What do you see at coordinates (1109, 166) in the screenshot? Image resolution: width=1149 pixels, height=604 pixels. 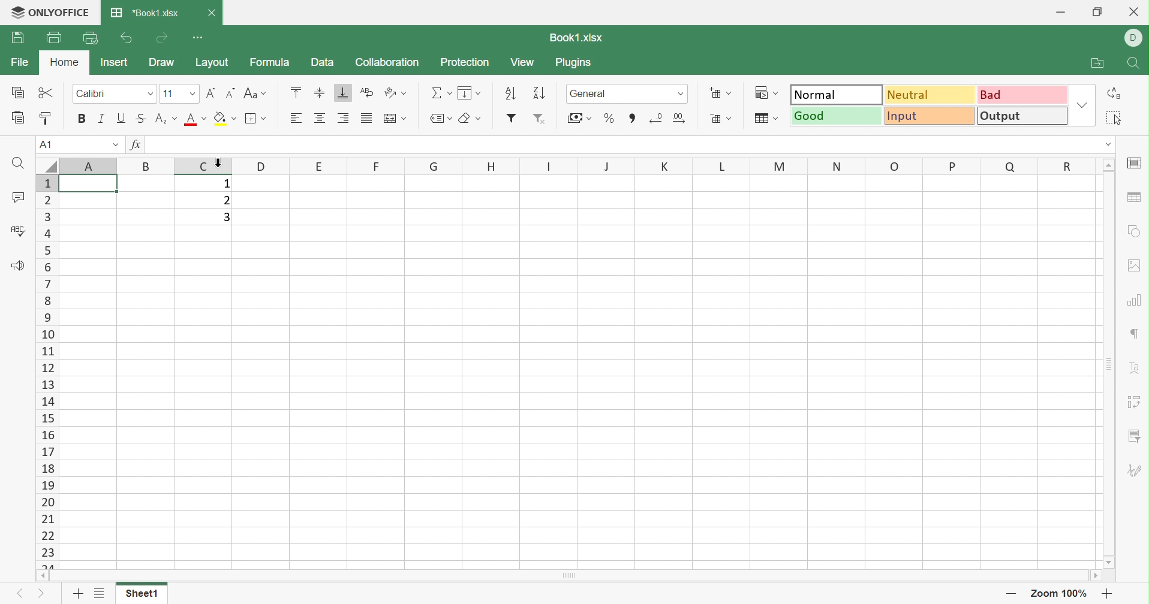 I see `Scroll Up` at bounding box center [1109, 166].